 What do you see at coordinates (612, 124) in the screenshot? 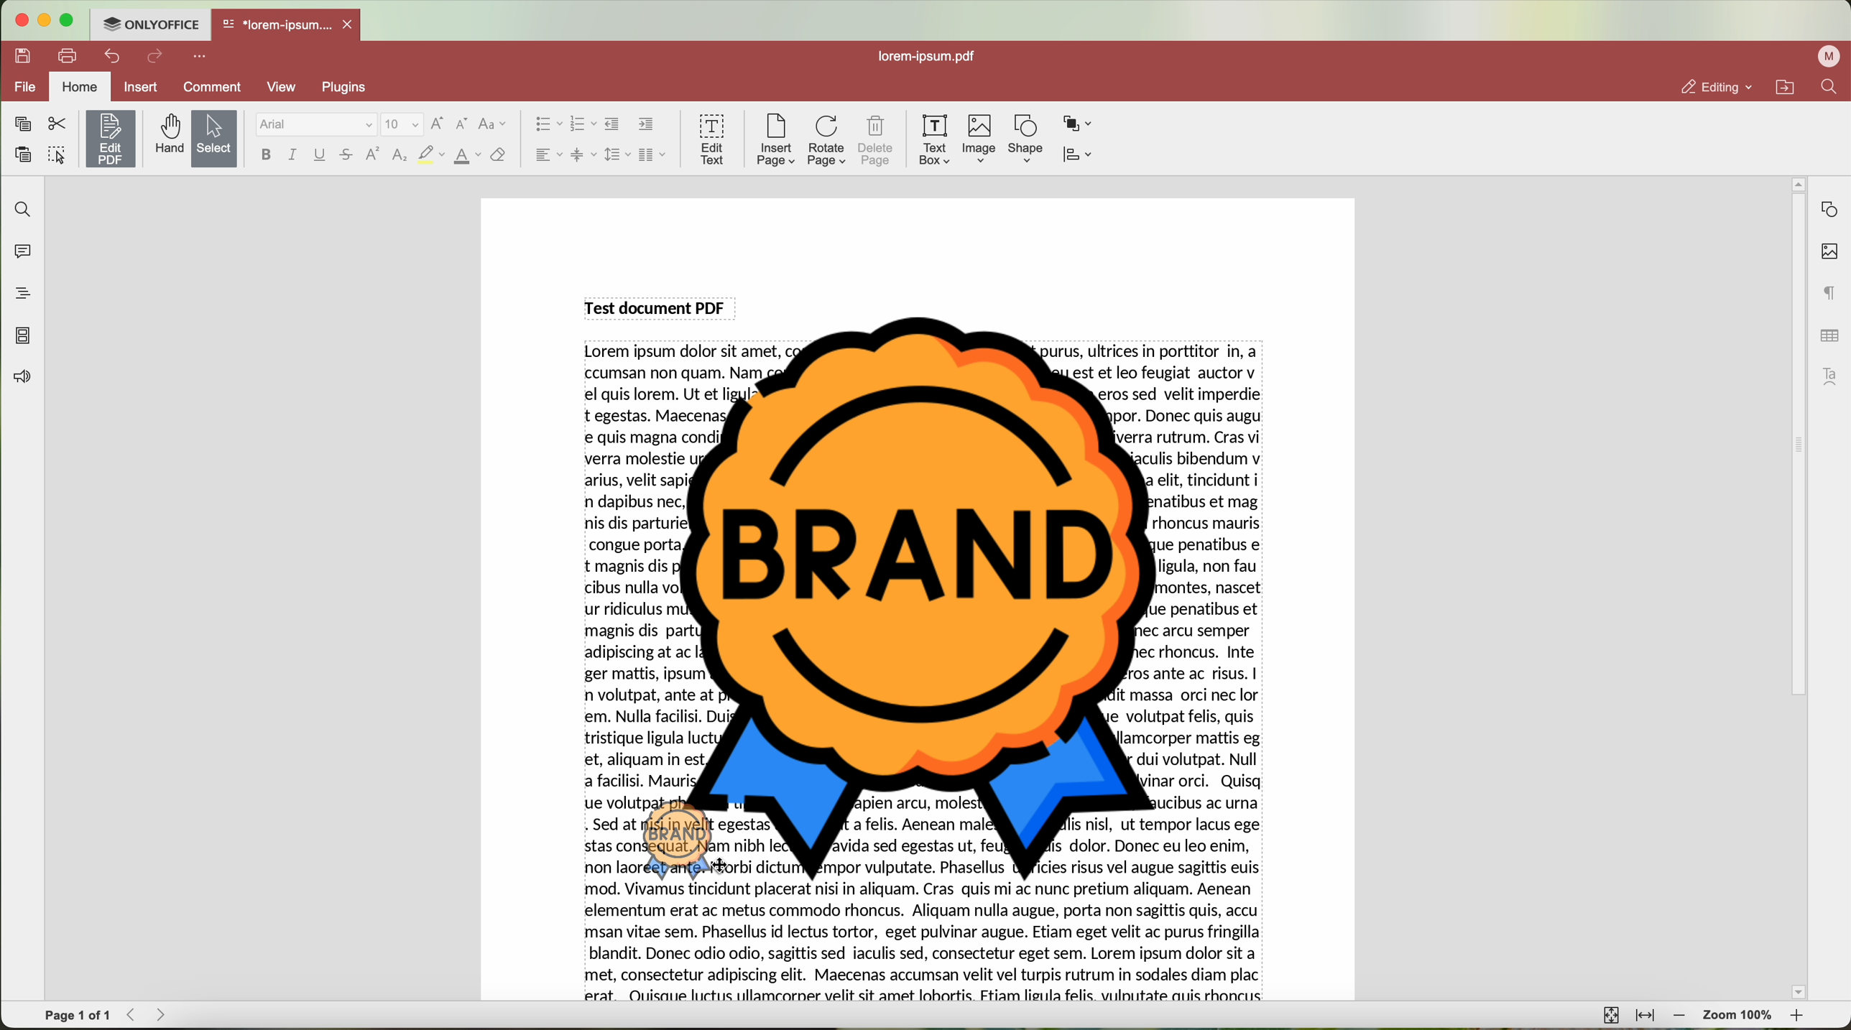
I see `decrease indent` at bounding box center [612, 124].